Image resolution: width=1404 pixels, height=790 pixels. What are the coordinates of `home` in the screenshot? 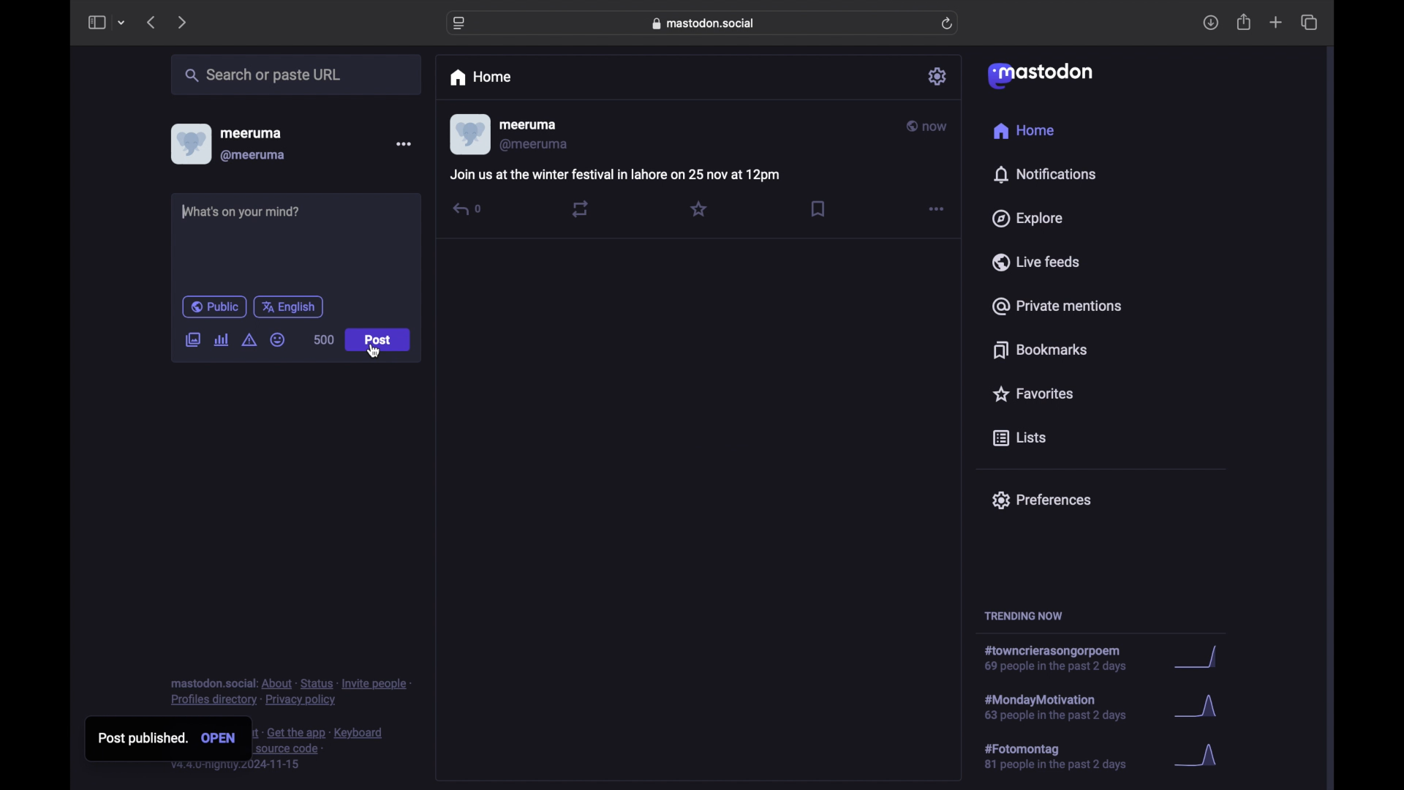 It's located at (480, 78).